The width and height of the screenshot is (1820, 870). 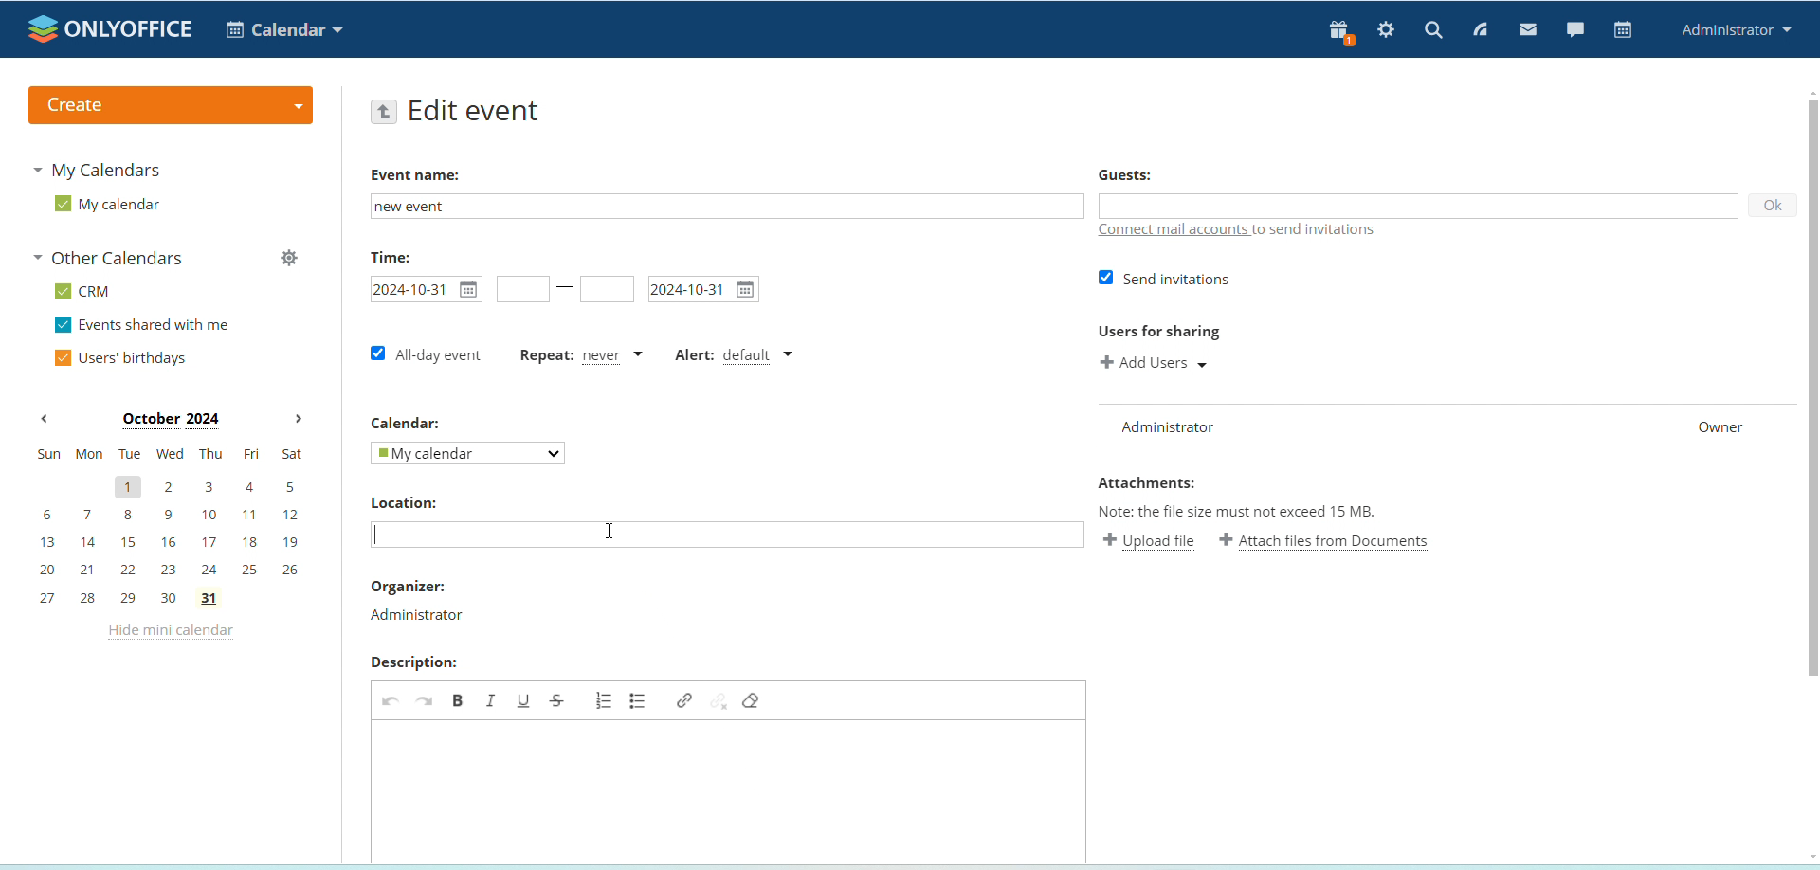 I want to click on feed, so click(x=1482, y=31).